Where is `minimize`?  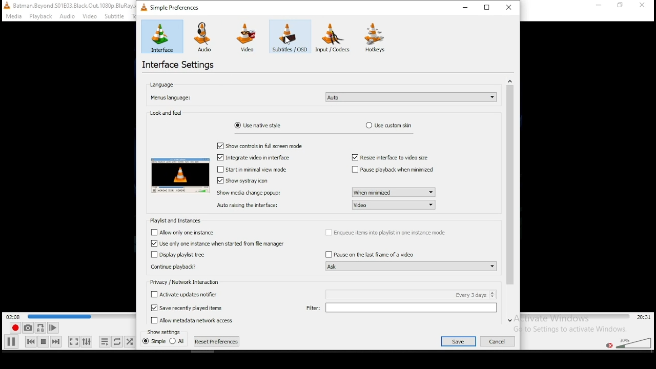 minimize is located at coordinates (467, 7).